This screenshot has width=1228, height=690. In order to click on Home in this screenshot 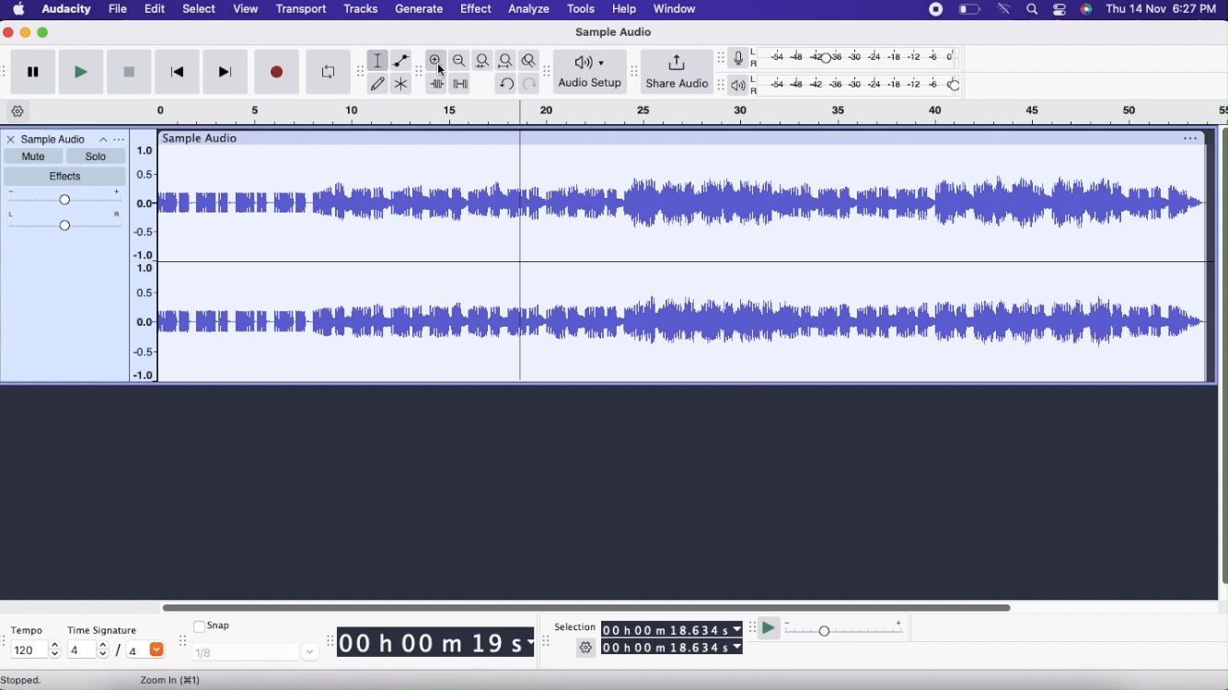, I will do `click(18, 10)`.